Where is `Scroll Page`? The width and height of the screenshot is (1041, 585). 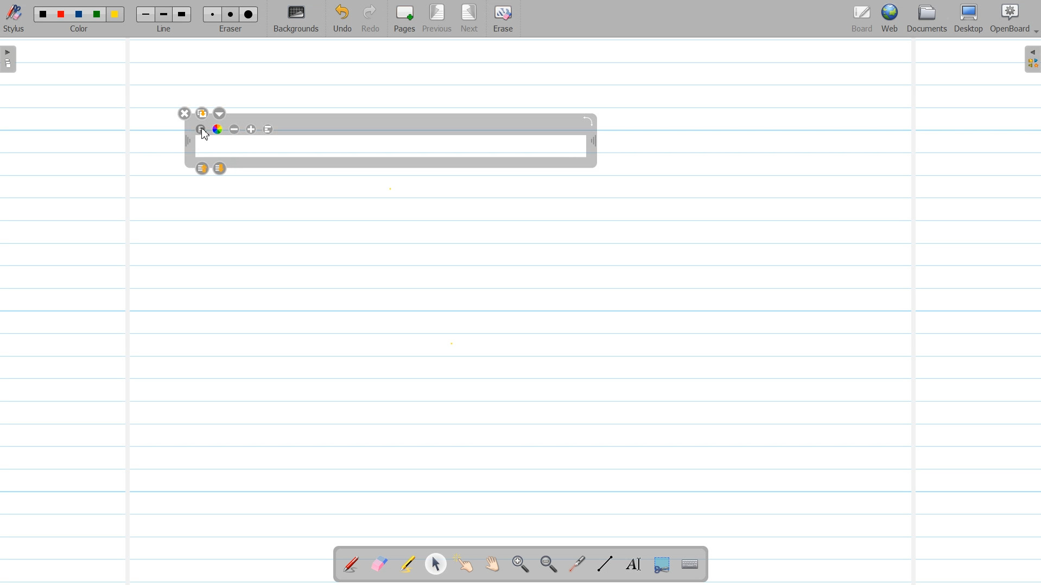 Scroll Page is located at coordinates (492, 565).